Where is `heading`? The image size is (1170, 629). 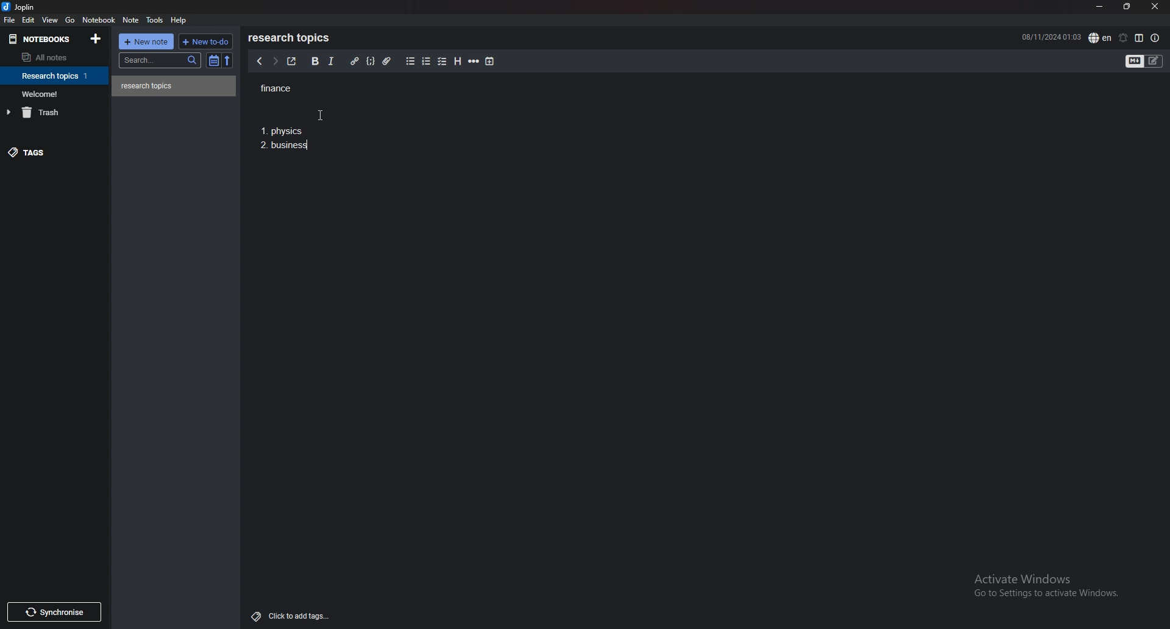
heading is located at coordinates (457, 62).